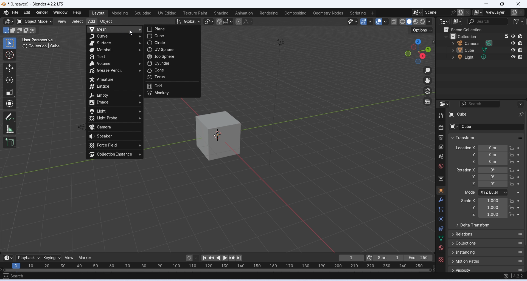  I want to click on filter, so click(518, 21).